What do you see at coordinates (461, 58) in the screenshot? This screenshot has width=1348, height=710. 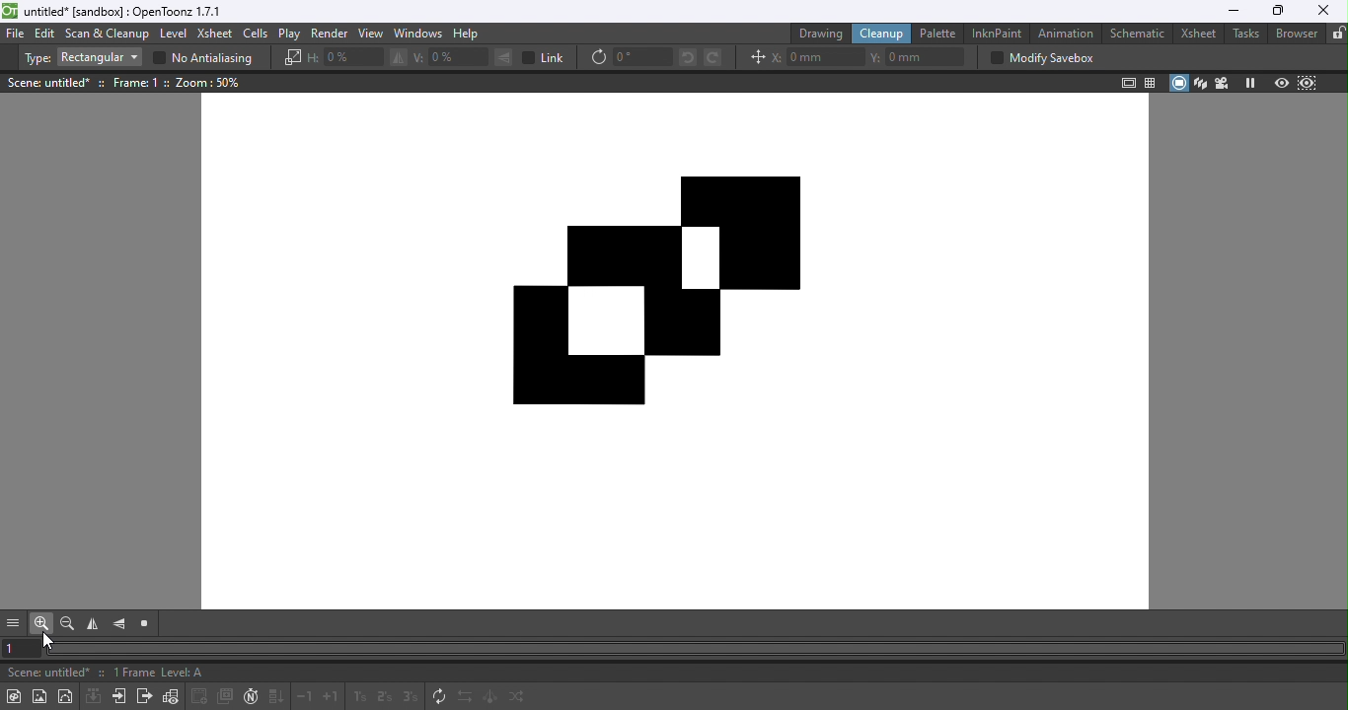 I see `Flip selection vertically` at bounding box center [461, 58].